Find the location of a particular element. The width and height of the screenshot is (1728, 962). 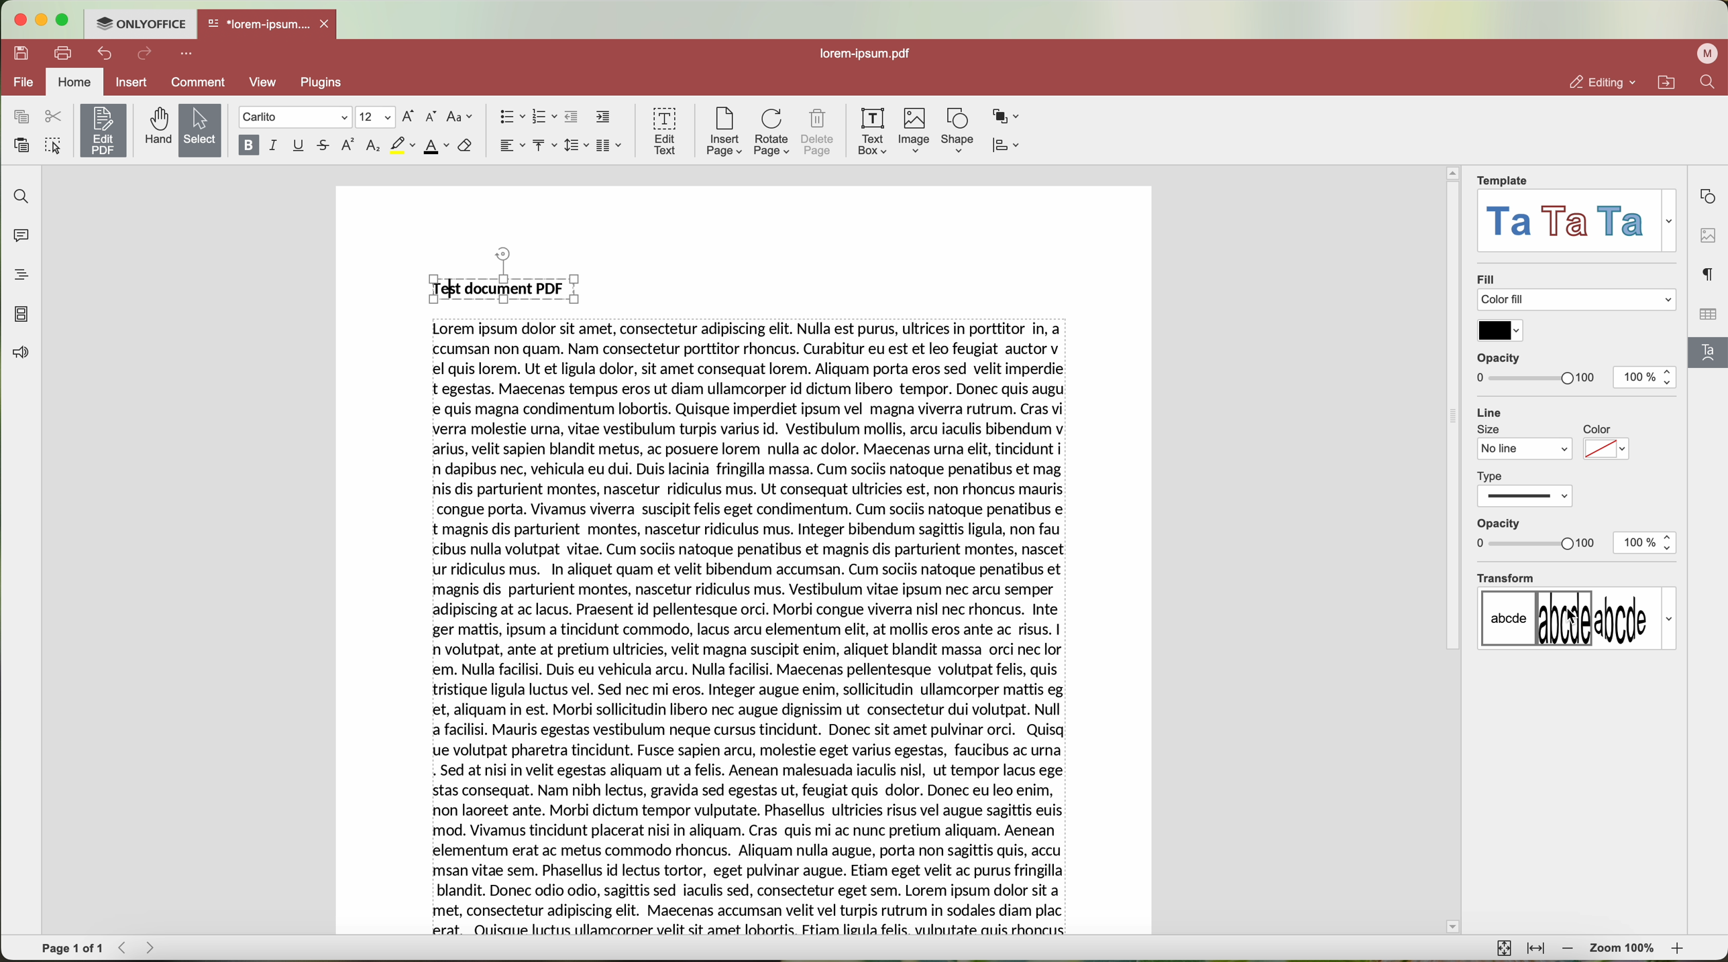

opacity is located at coordinates (1536, 534).